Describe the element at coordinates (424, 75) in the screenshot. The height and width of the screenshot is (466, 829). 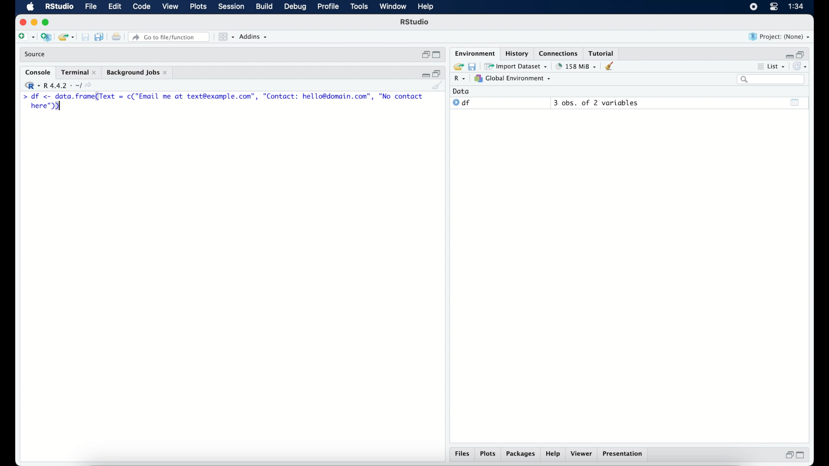
I see `minimize` at that location.